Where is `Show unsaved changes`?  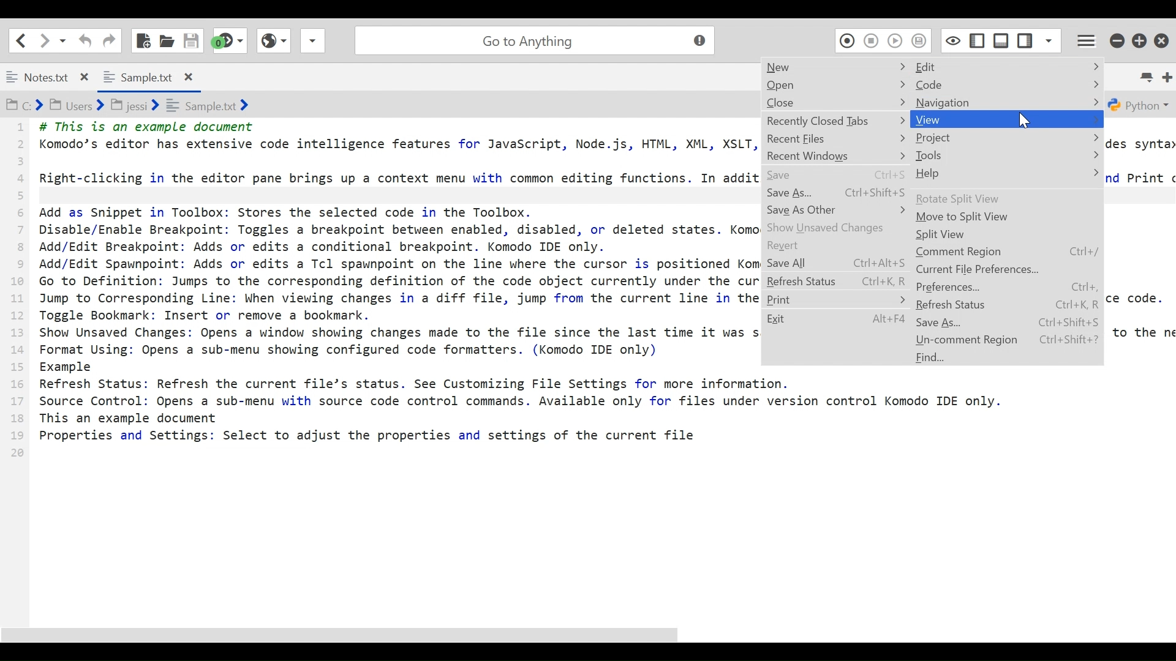
Show unsaved changes is located at coordinates (837, 227).